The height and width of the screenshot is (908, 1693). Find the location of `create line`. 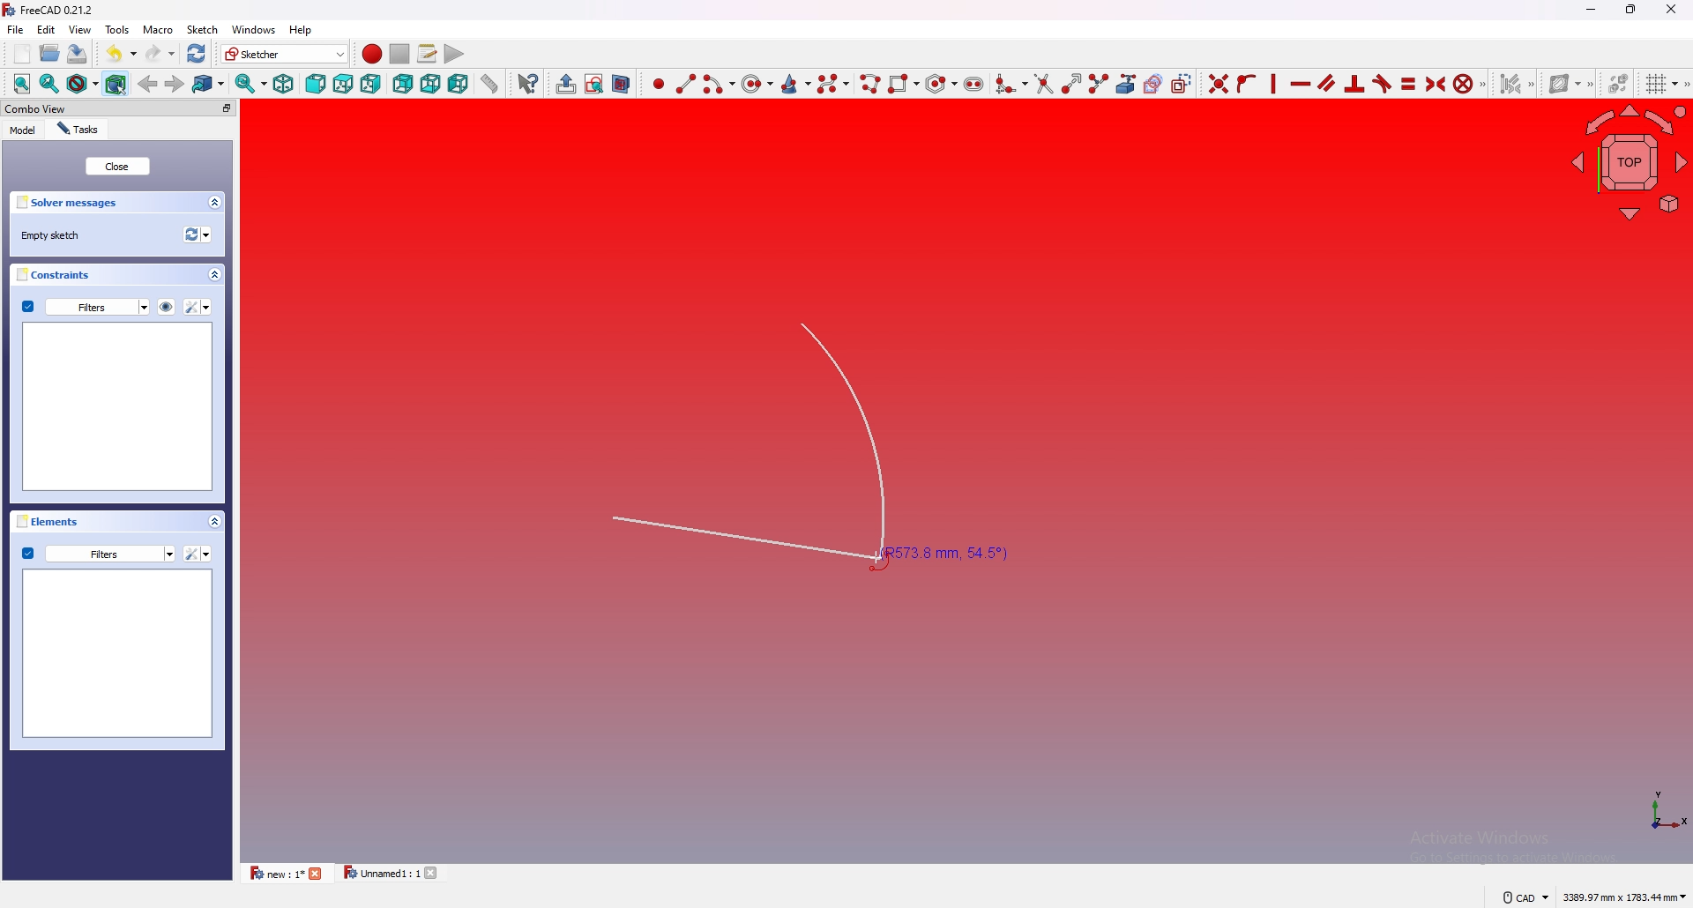

create line is located at coordinates (686, 83).